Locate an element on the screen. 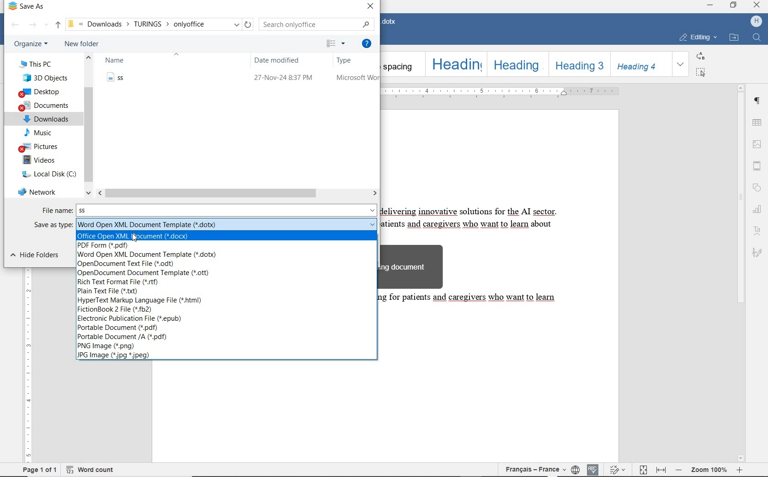  SCROLL BAR is located at coordinates (89, 125).